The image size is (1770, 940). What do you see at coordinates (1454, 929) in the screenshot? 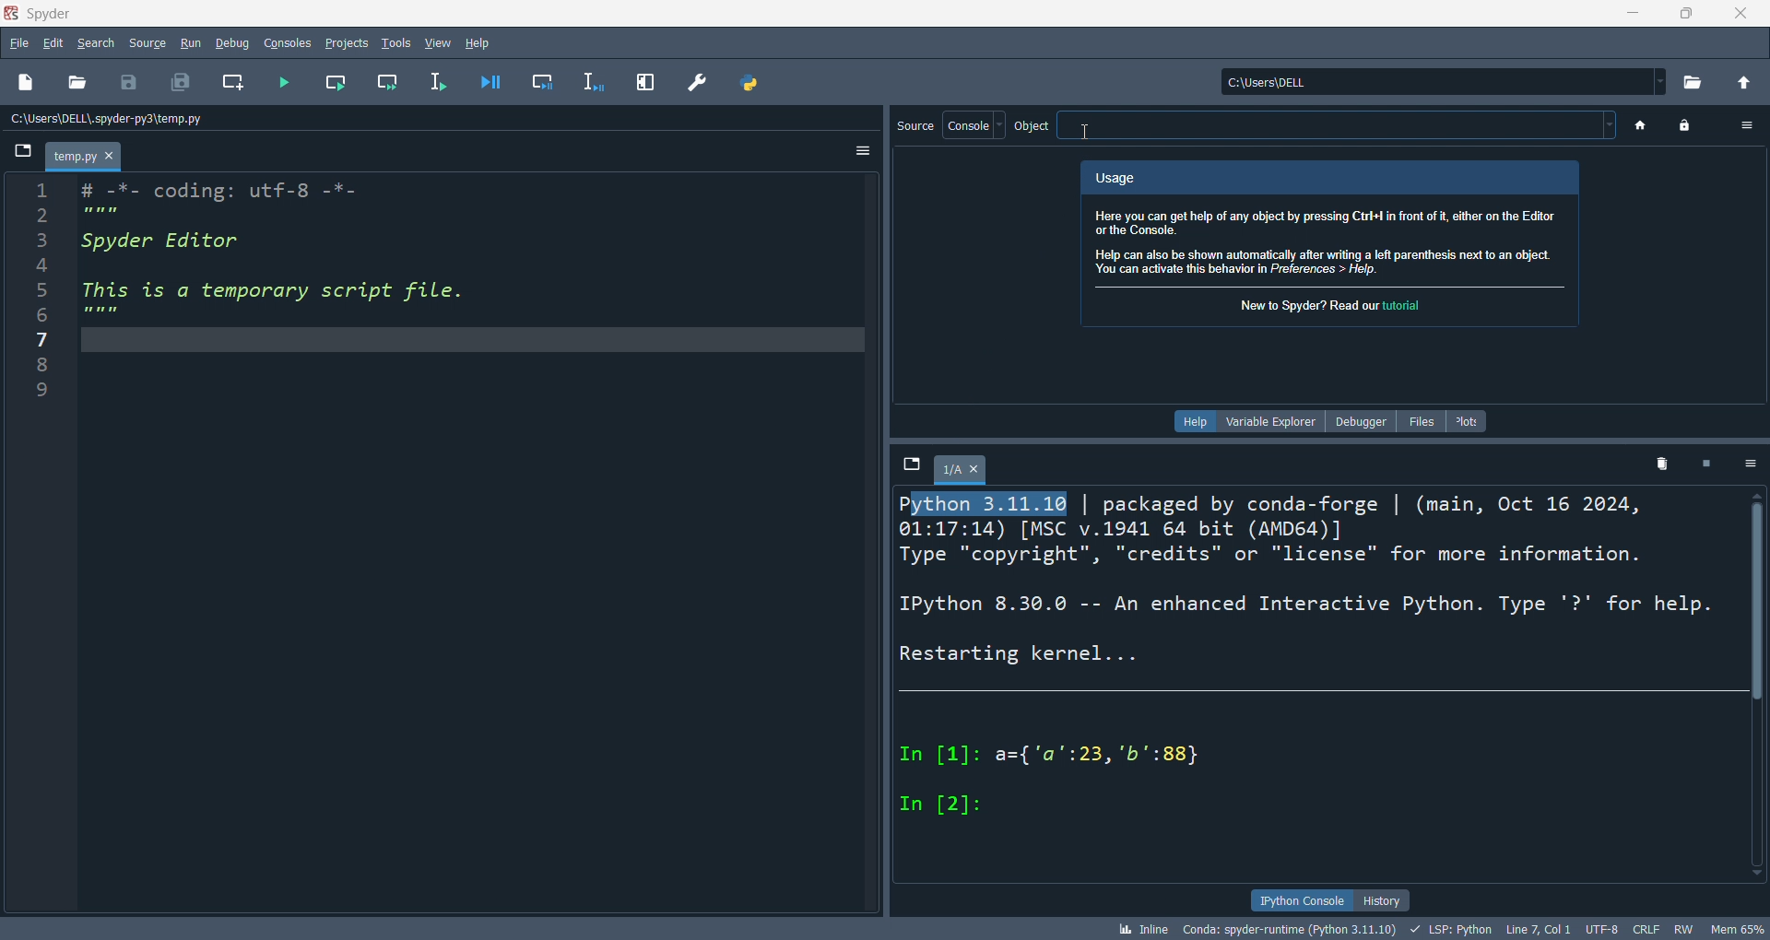
I see `LSP:Python` at bounding box center [1454, 929].